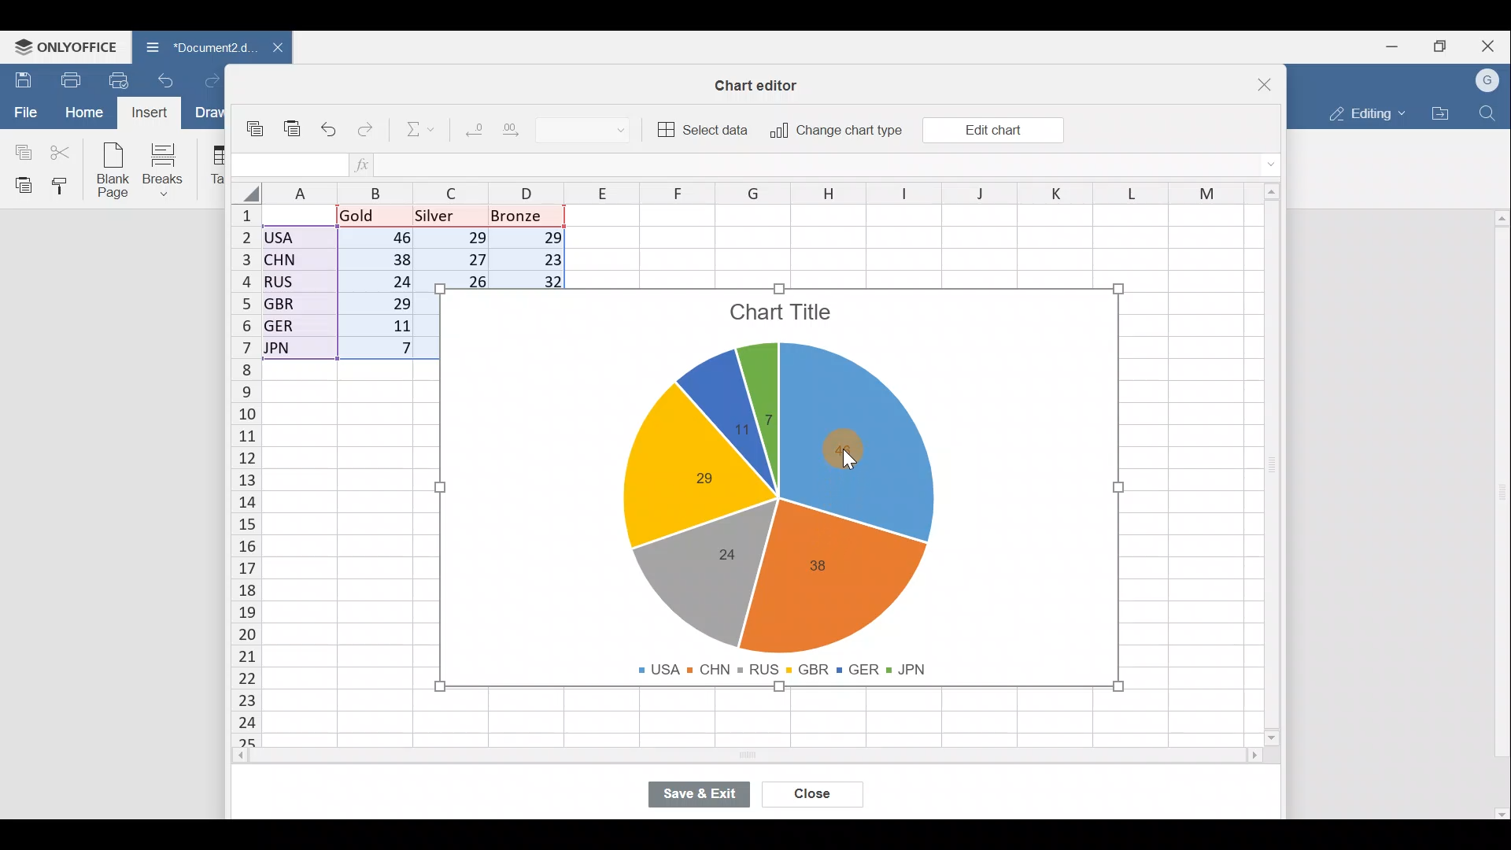 Image resolution: width=1511 pixels, height=850 pixels. I want to click on Copy, so click(20, 150).